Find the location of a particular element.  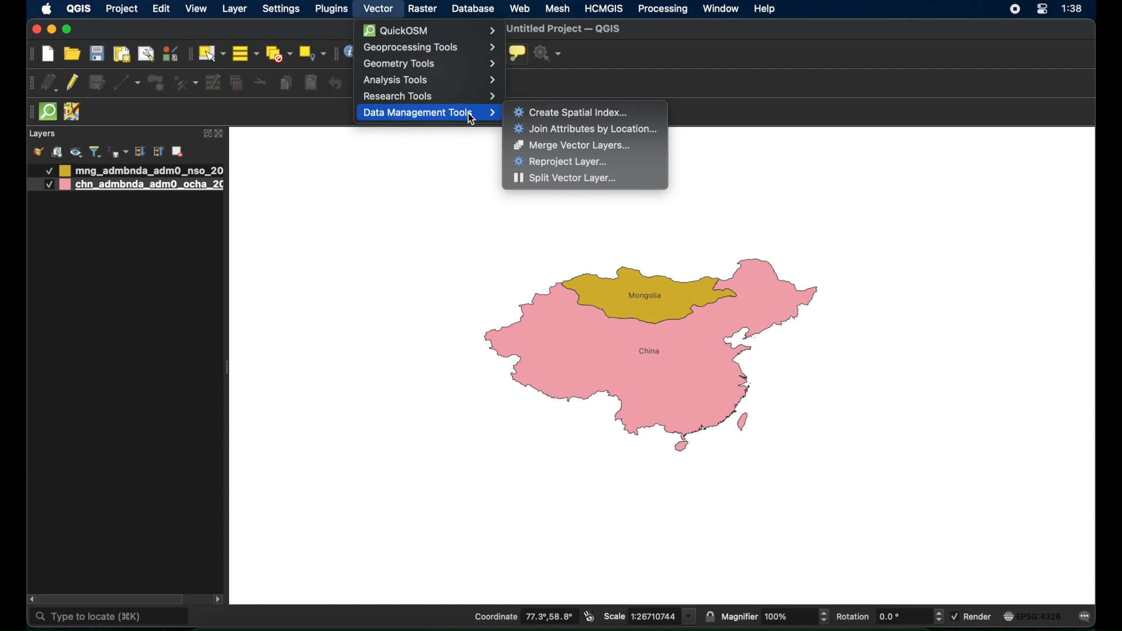

HCMGIS is located at coordinates (603, 8).